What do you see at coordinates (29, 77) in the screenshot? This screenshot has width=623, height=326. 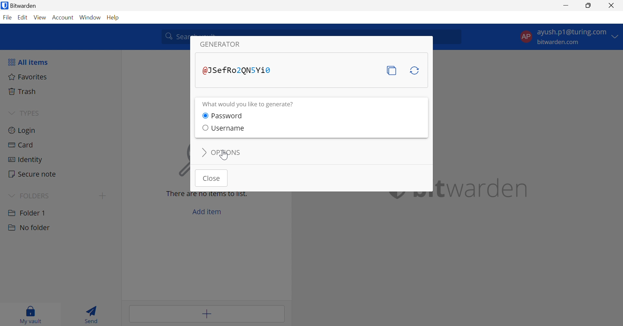 I see `Favorites` at bounding box center [29, 77].